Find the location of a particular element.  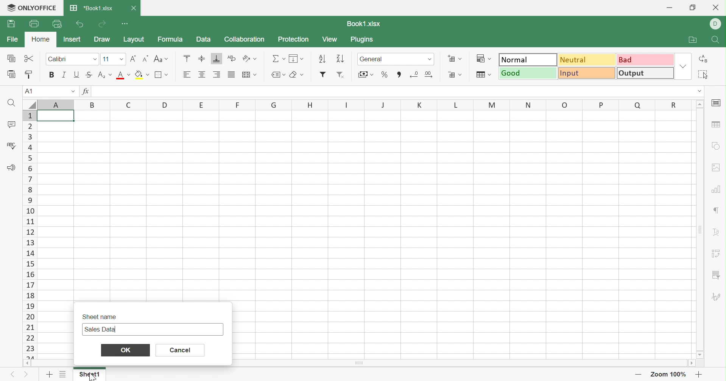

Align Top is located at coordinates (187, 57).